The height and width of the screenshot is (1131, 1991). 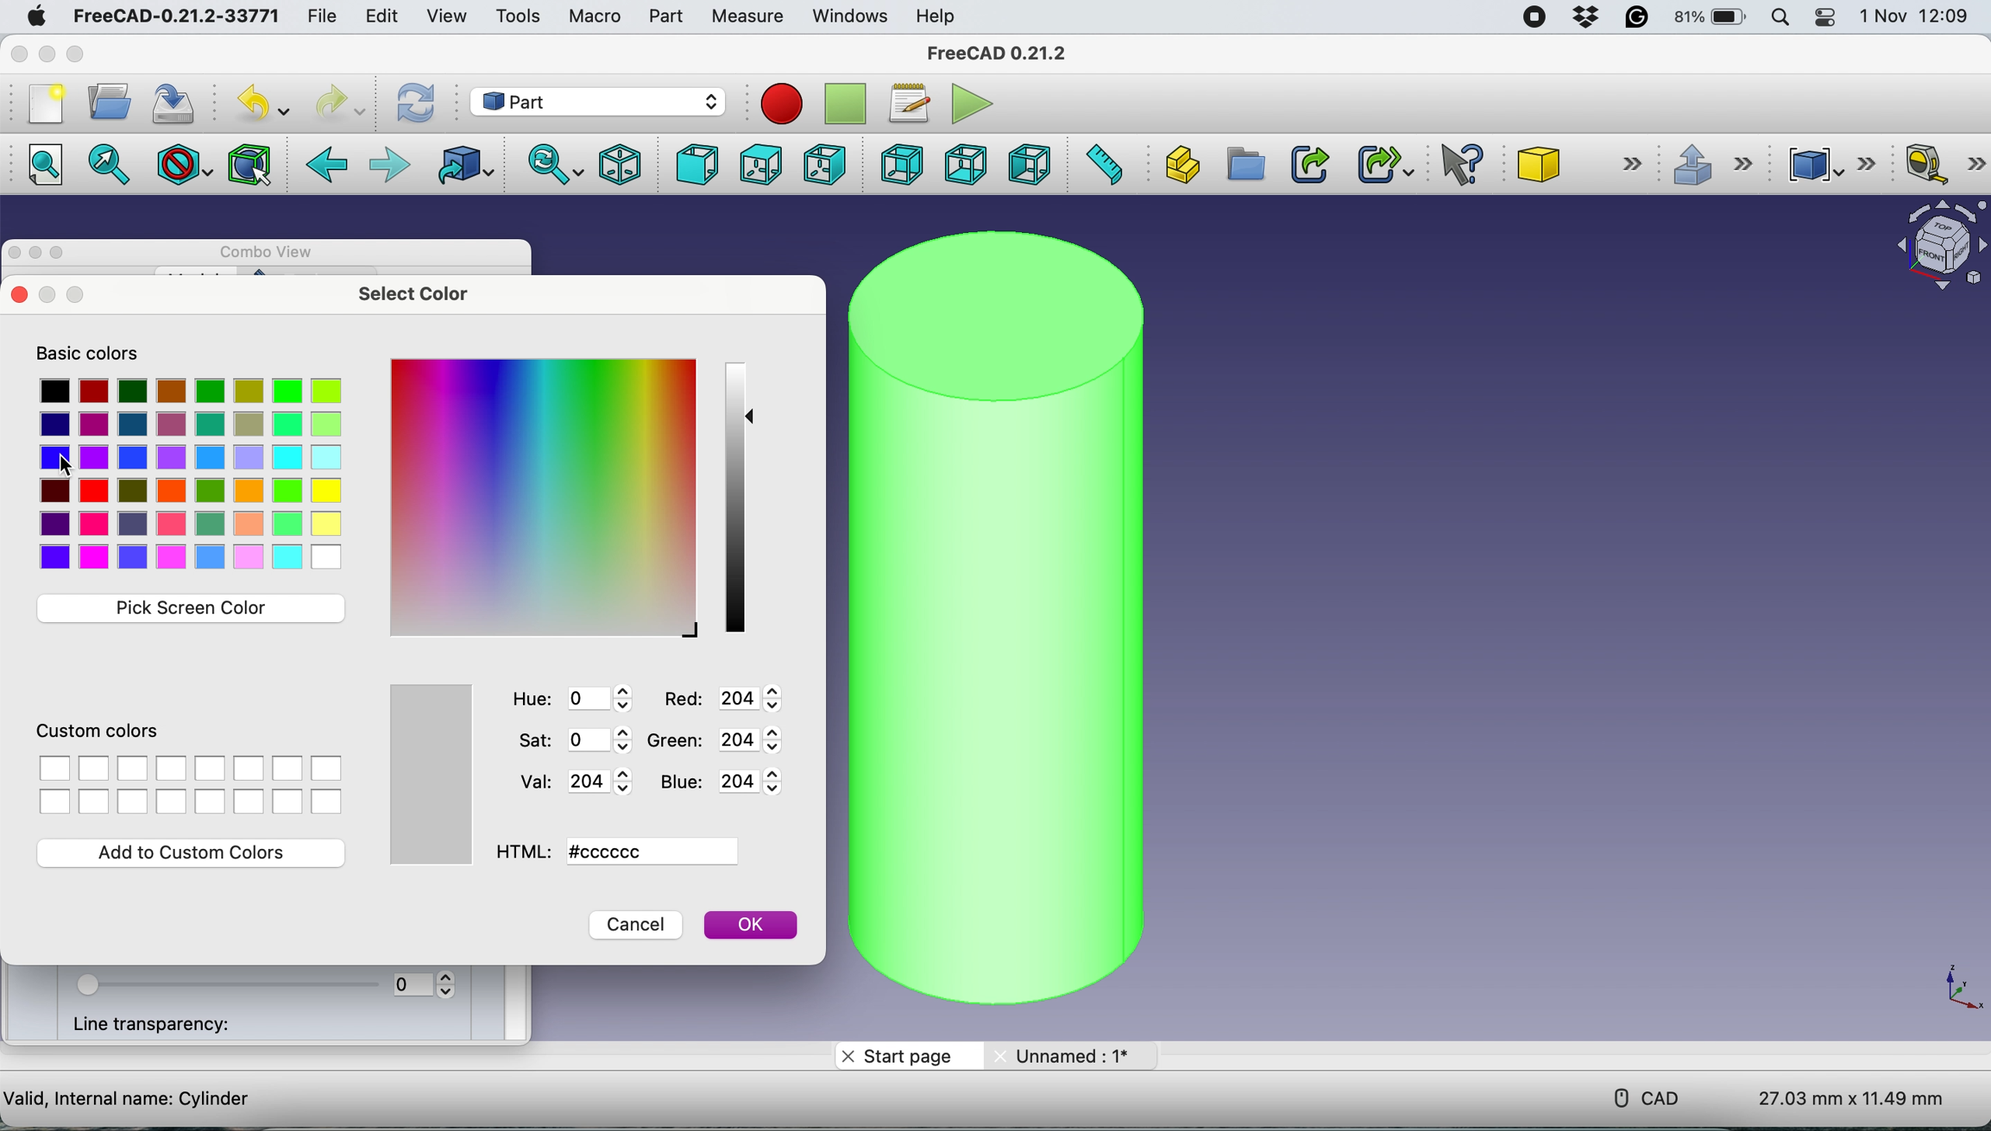 What do you see at coordinates (163, 1027) in the screenshot?
I see `line transparency` at bounding box center [163, 1027].